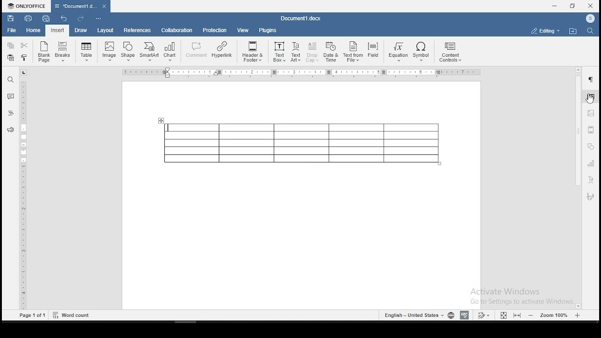 The image size is (601, 338). What do you see at coordinates (13, 31) in the screenshot?
I see `file` at bounding box center [13, 31].